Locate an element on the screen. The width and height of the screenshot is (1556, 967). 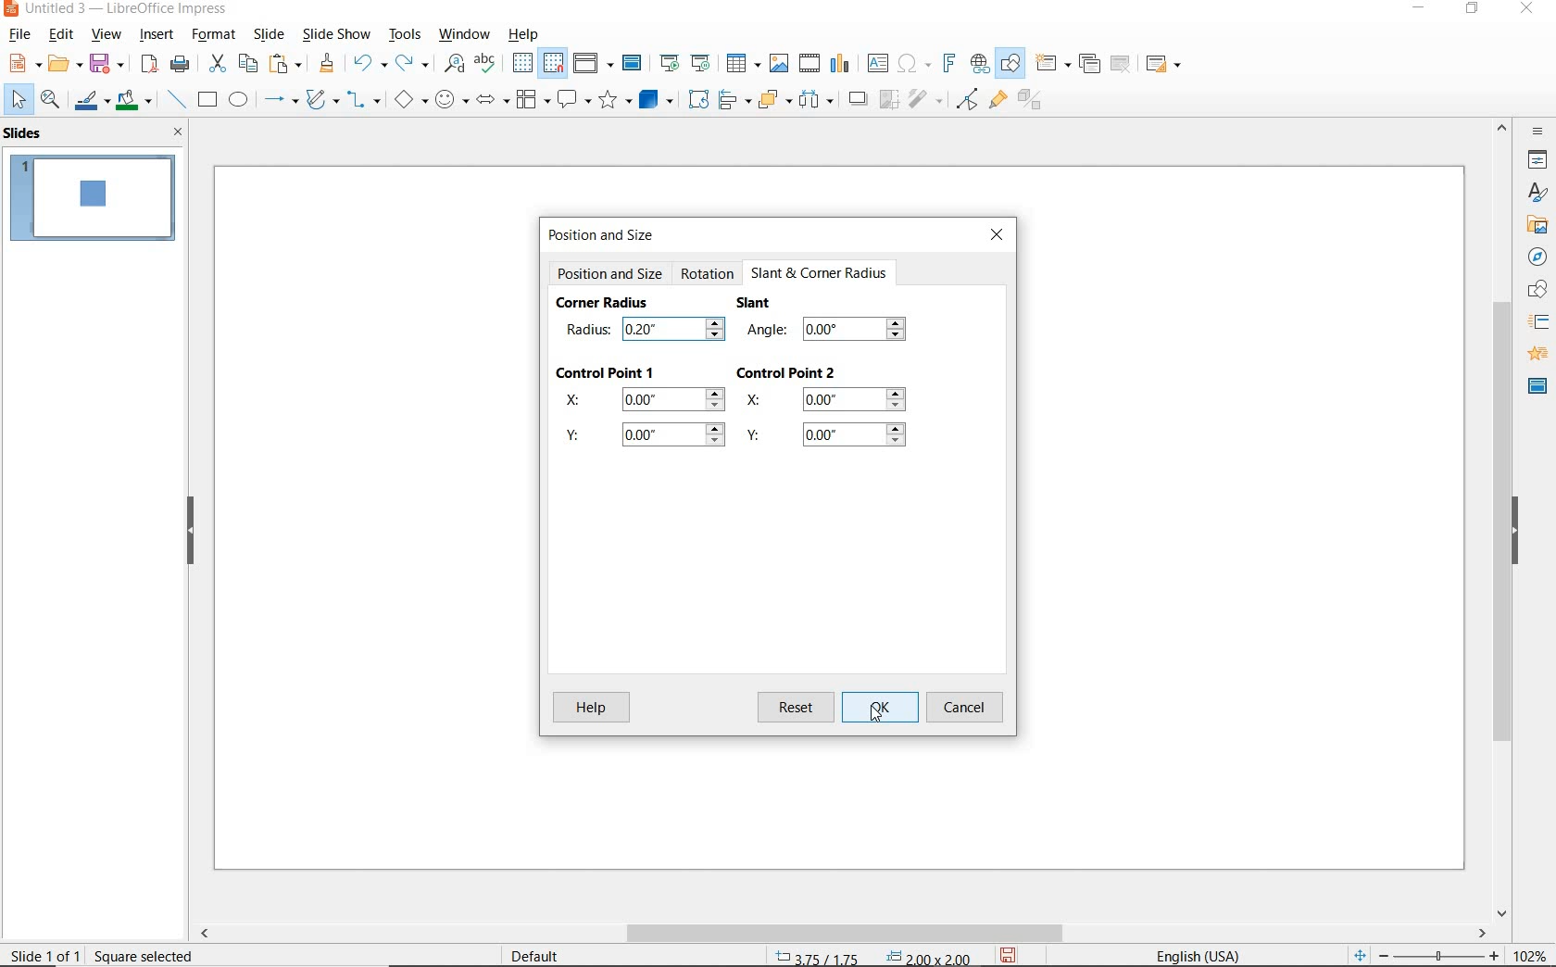
zoom out or zoom in is located at coordinates (1427, 954).